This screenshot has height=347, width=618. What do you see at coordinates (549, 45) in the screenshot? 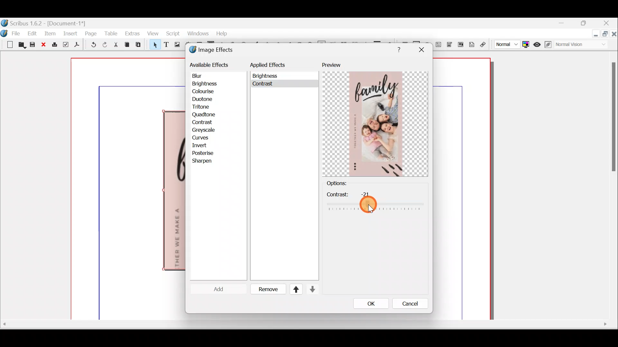
I see `Edit in preview mode` at bounding box center [549, 45].